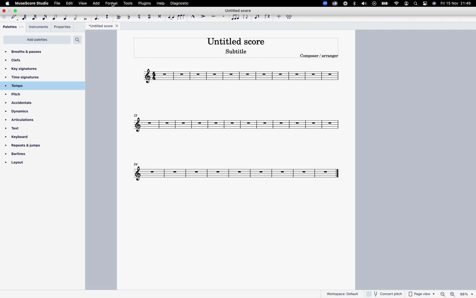 This screenshot has height=298, width=476. Describe the element at coordinates (237, 52) in the screenshot. I see `score subtitle` at that location.